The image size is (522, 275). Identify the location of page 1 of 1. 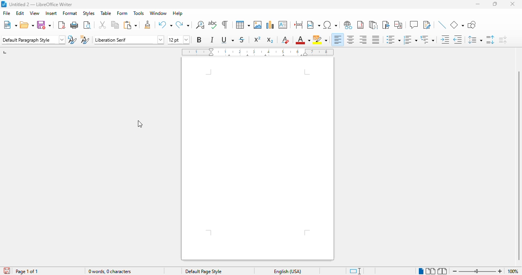
(27, 272).